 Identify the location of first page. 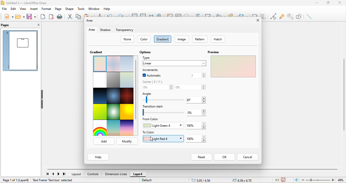
(47, 174).